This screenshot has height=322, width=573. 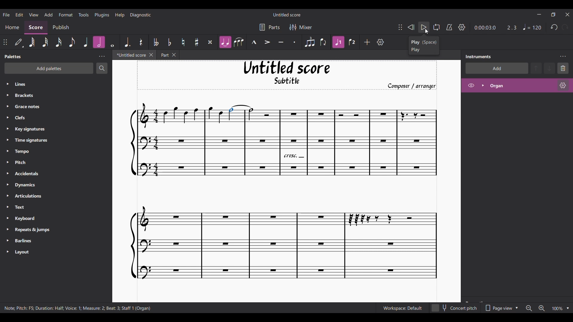 What do you see at coordinates (155, 42) in the screenshot?
I see `Toggle double flat` at bounding box center [155, 42].